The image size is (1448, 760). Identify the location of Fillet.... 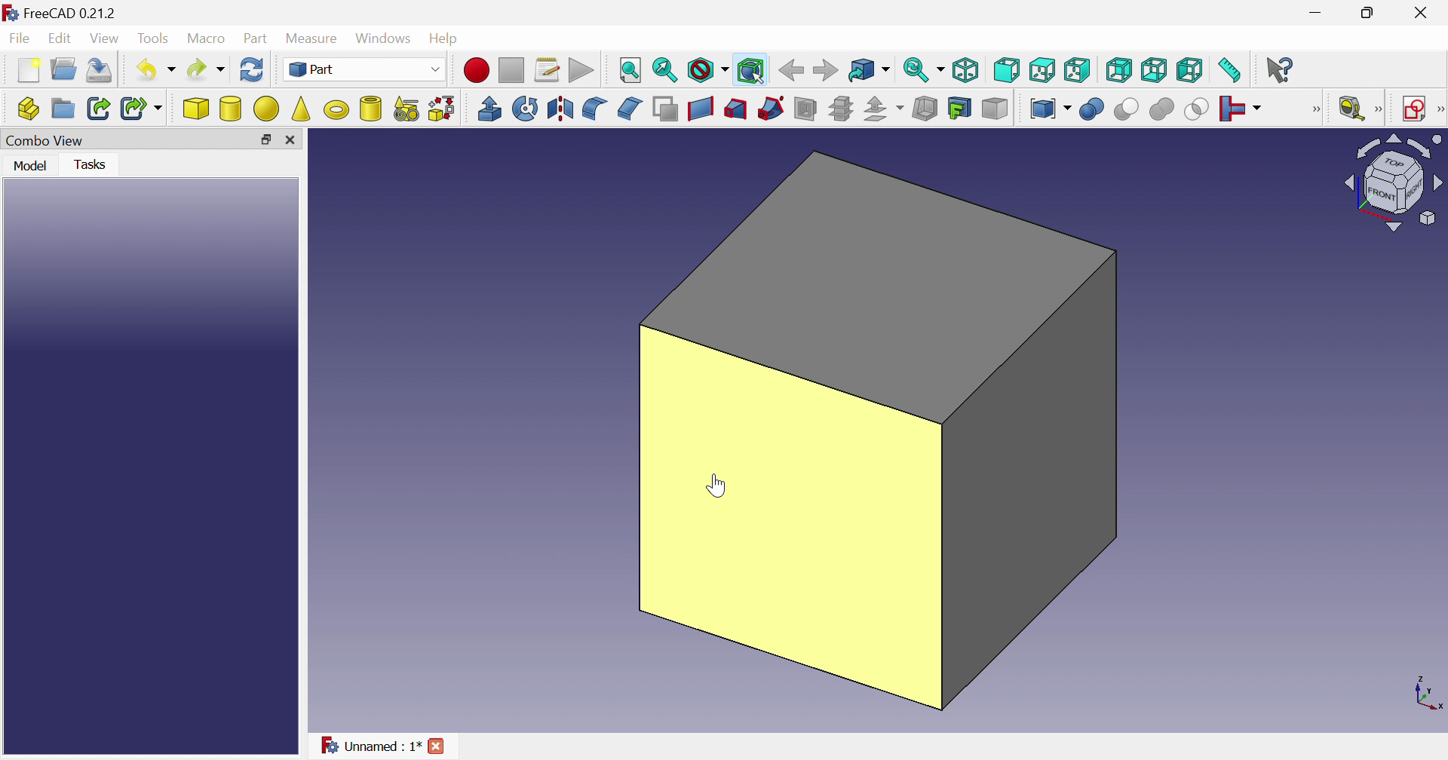
(594, 109).